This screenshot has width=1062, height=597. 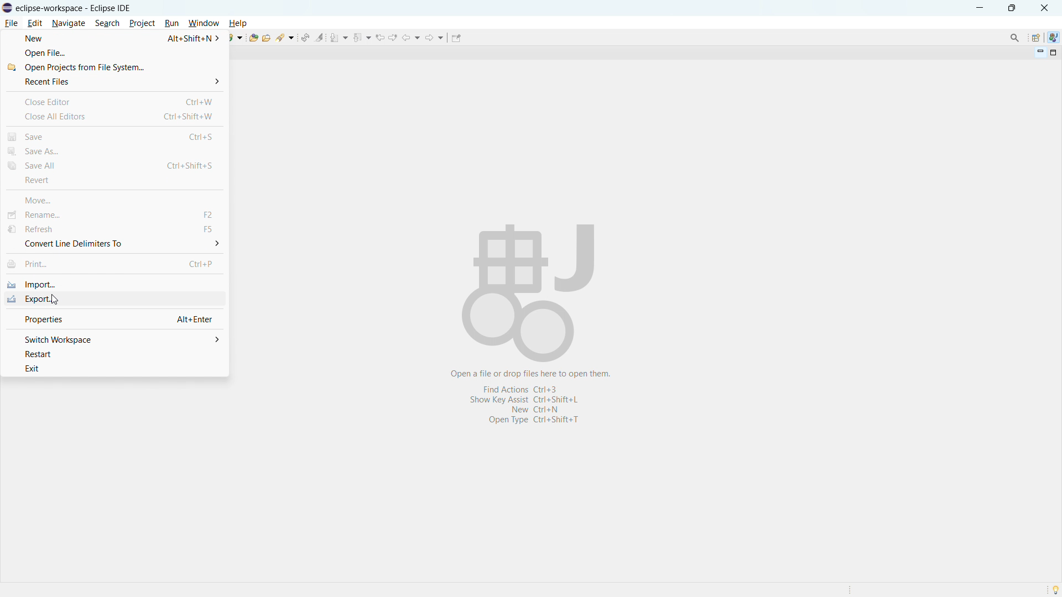 What do you see at coordinates (114, 320) in the screenshot?
I see `properties` at bounding box center [114, 320].